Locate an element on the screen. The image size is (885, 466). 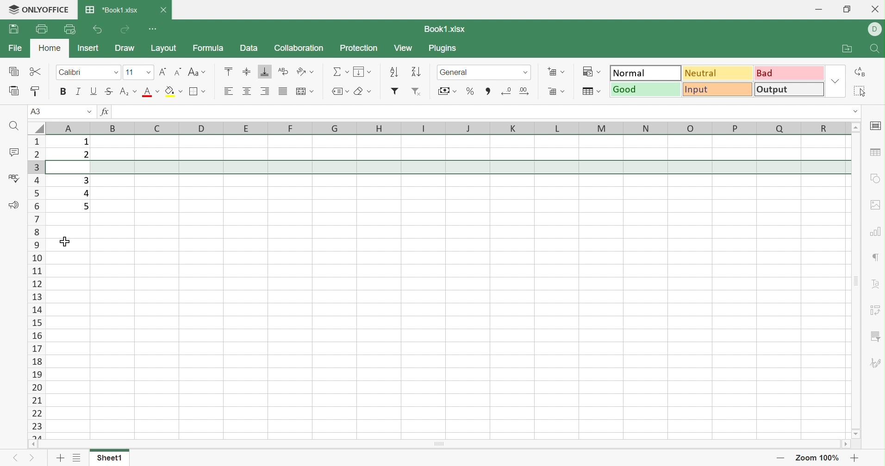
Check spelling is located at coordinates (12, 178).